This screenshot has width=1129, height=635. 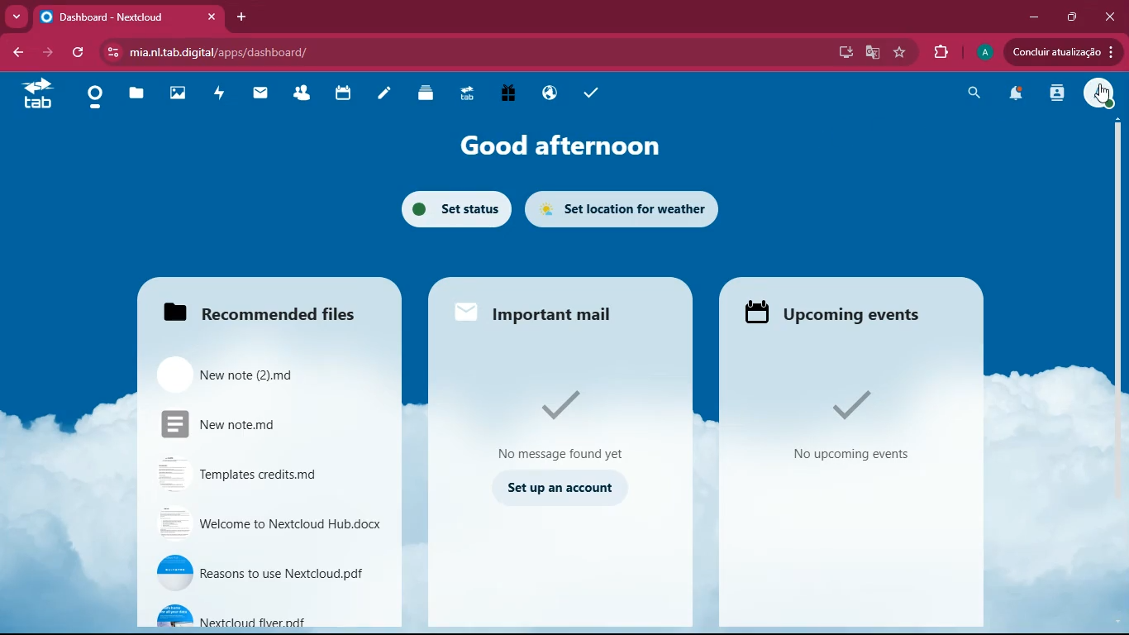 What do you see at coordinates (91, 98) in the screenshot?
I see `home` at bounding box center [91, 98].